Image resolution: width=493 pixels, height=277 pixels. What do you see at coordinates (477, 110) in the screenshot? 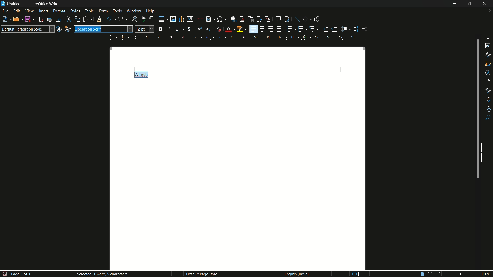
I see `scroll bar` at bounding box center [477, 110].